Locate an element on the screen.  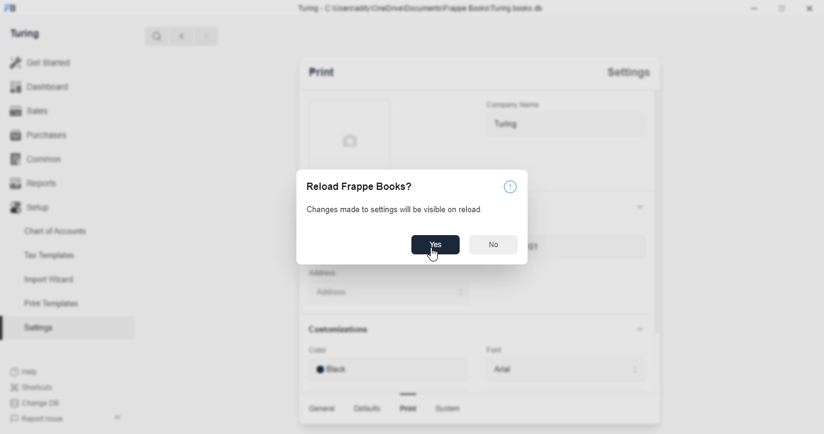
Import Wizard is located at coordinates (55, 279).